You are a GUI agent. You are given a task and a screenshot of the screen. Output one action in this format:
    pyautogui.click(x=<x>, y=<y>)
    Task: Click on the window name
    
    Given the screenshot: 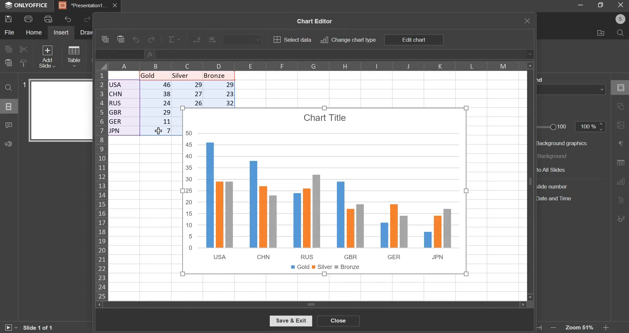 What is the action you would take?
    pyautogui.click(x=27, y=6)
    